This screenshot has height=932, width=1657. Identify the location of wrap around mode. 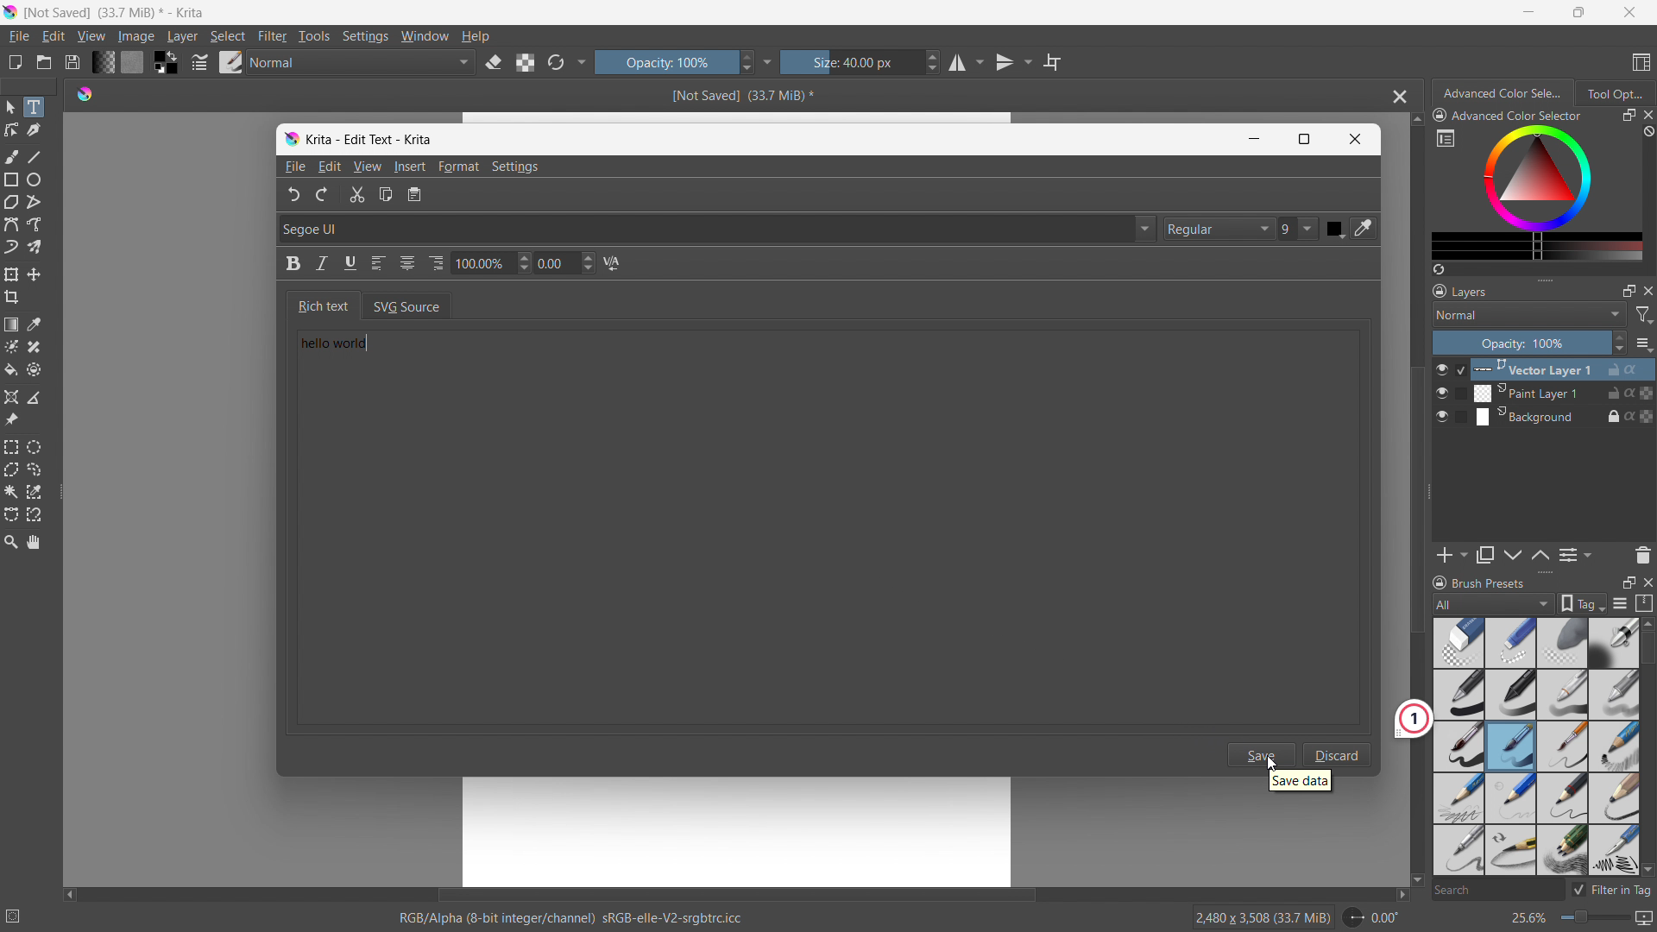
(1053, 61).